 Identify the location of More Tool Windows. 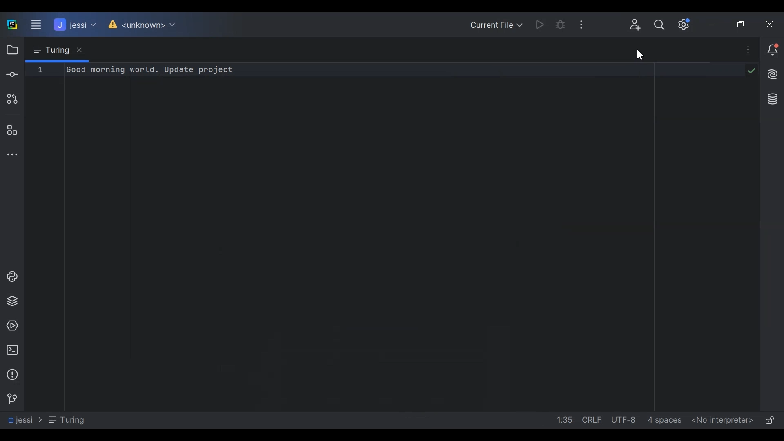
(11, 154).